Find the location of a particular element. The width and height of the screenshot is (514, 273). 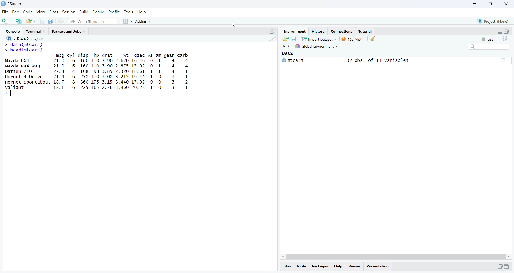

Import Dataset is located at coordinates (319, 39).